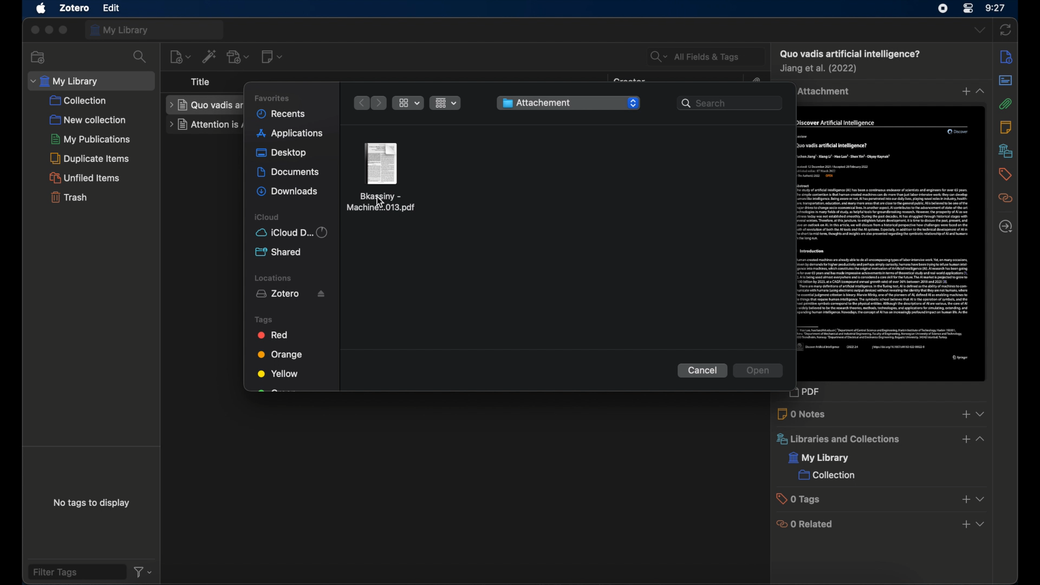 The width and height of the screenshot is (1040, 585). I want to click on add, so click(964, 92).